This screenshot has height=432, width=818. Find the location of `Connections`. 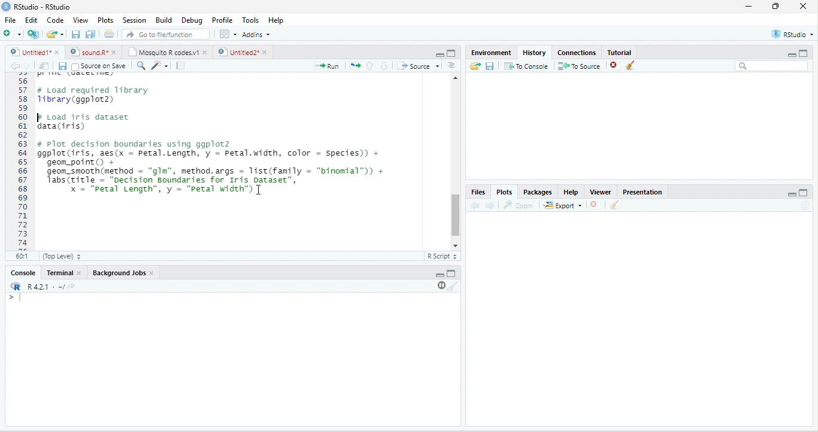

Connections is located at coordinates (576, 53).